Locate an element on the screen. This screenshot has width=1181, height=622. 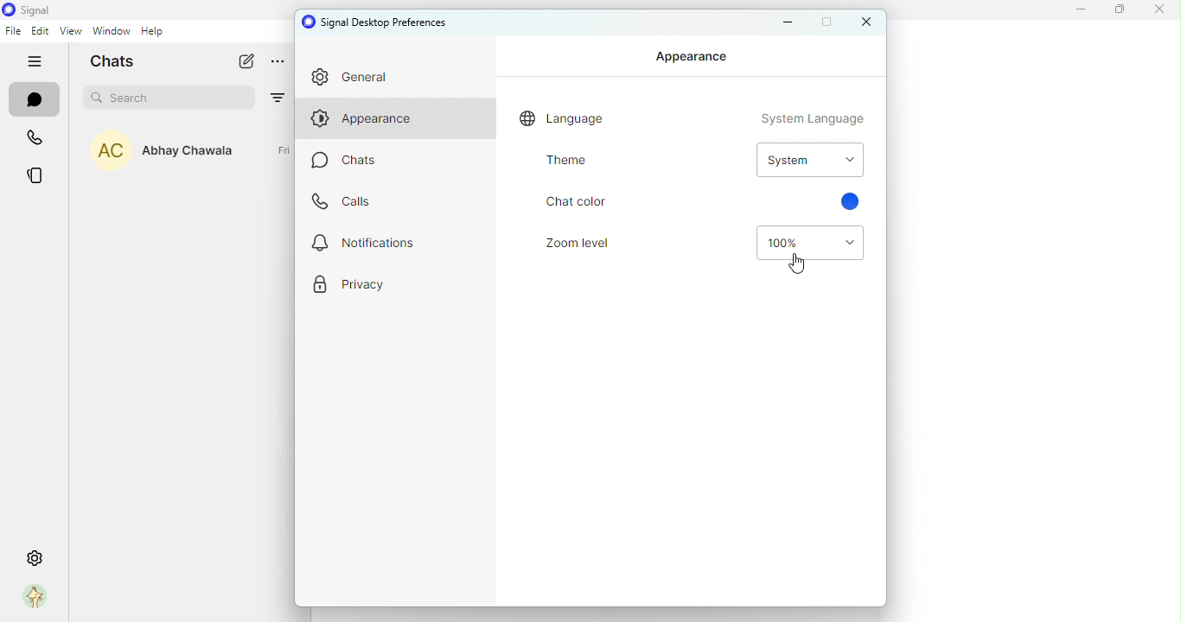
theme is located at coordinates (569, 164).